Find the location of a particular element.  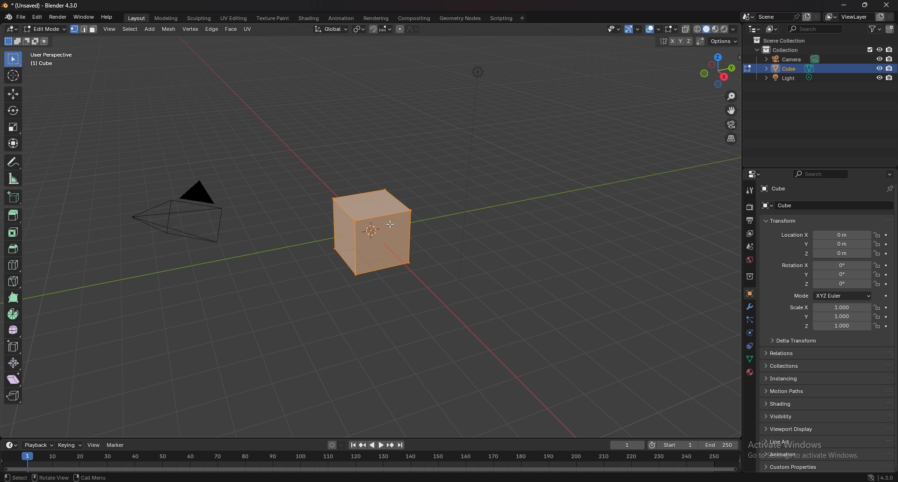

transform pivot points is located at coordinates (360, 29).